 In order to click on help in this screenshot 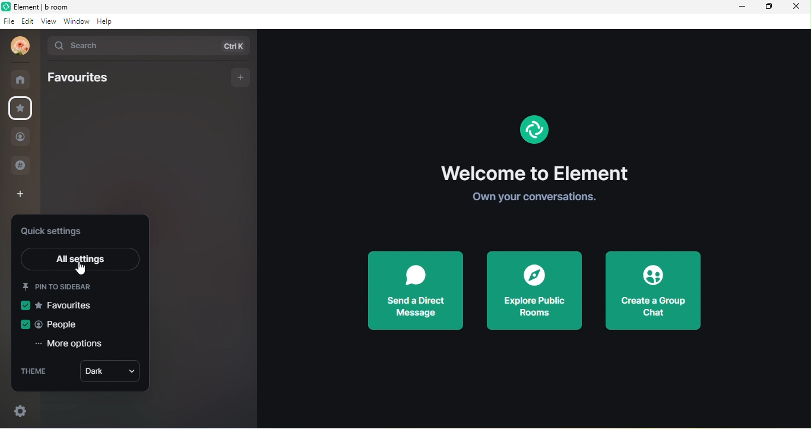, I will do `click(107, 21)`.